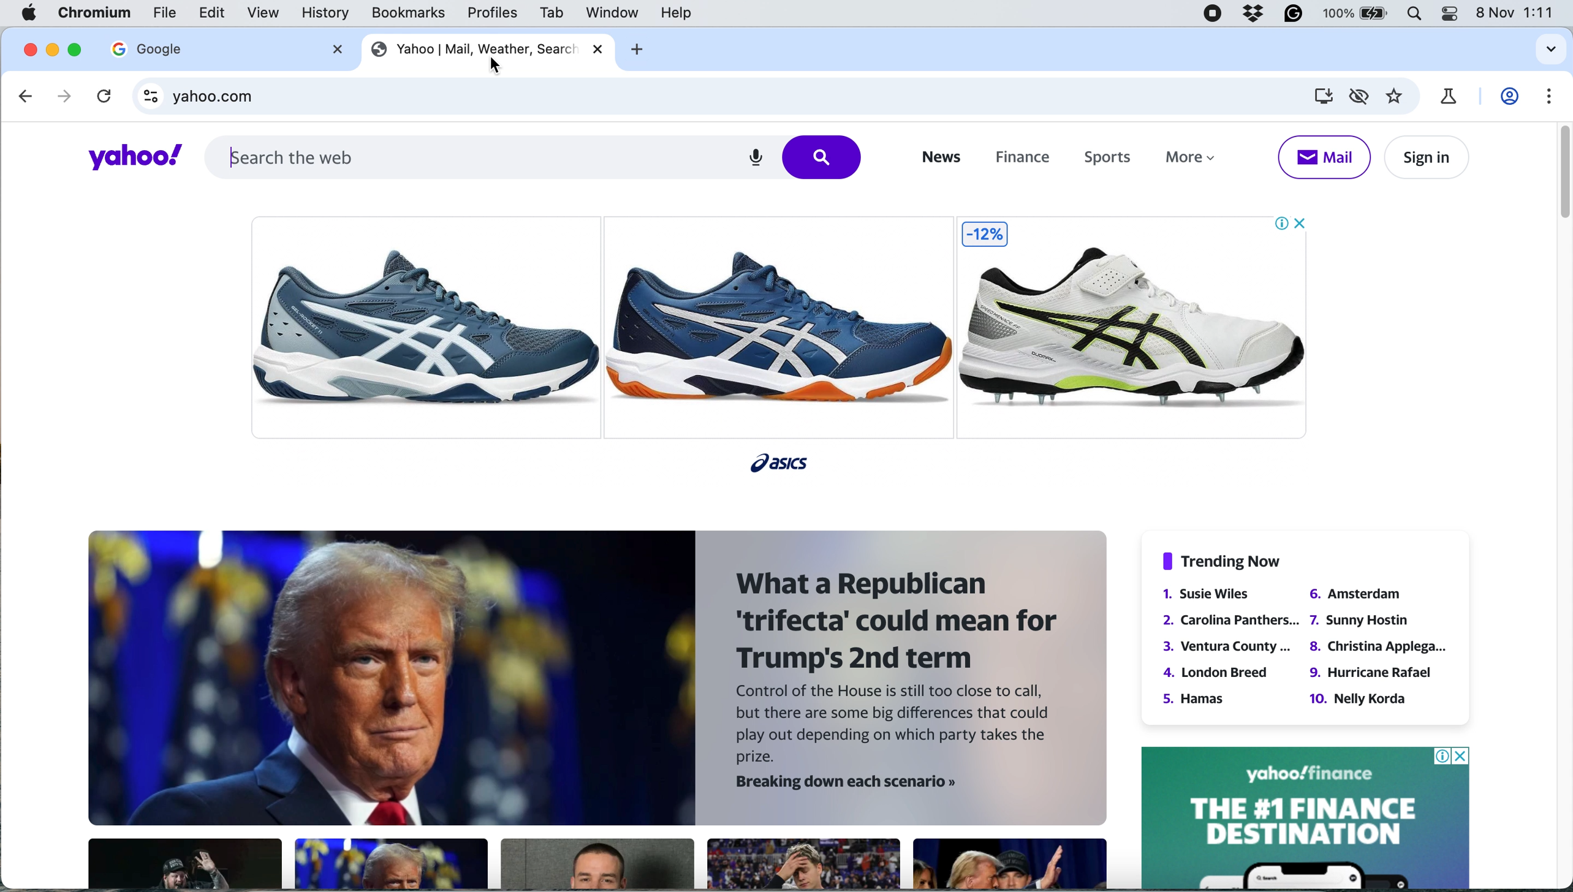 The width and height of the screenshot is (1573, 892). What do you see at coordinates (939, 157) in the screenshot?
I see `news` at bounding box center [939, 157].